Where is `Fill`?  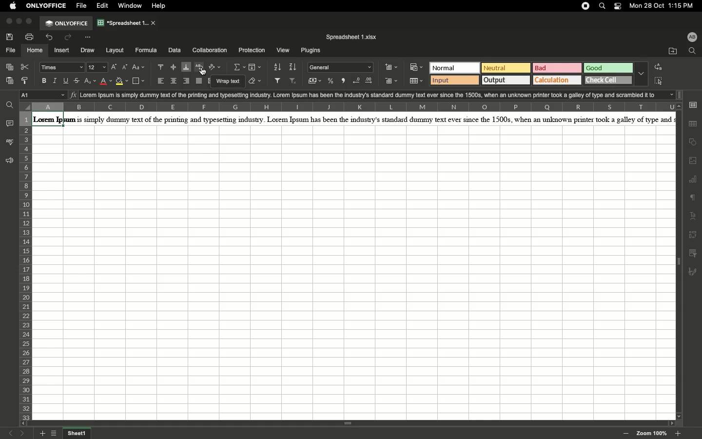 Fill is located at coordinates (255, 68).